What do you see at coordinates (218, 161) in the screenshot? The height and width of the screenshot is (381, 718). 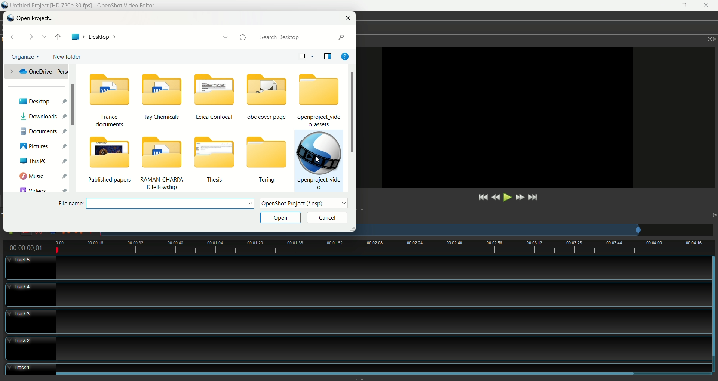 I see `Thesis.` at bounding box center [218, 161].